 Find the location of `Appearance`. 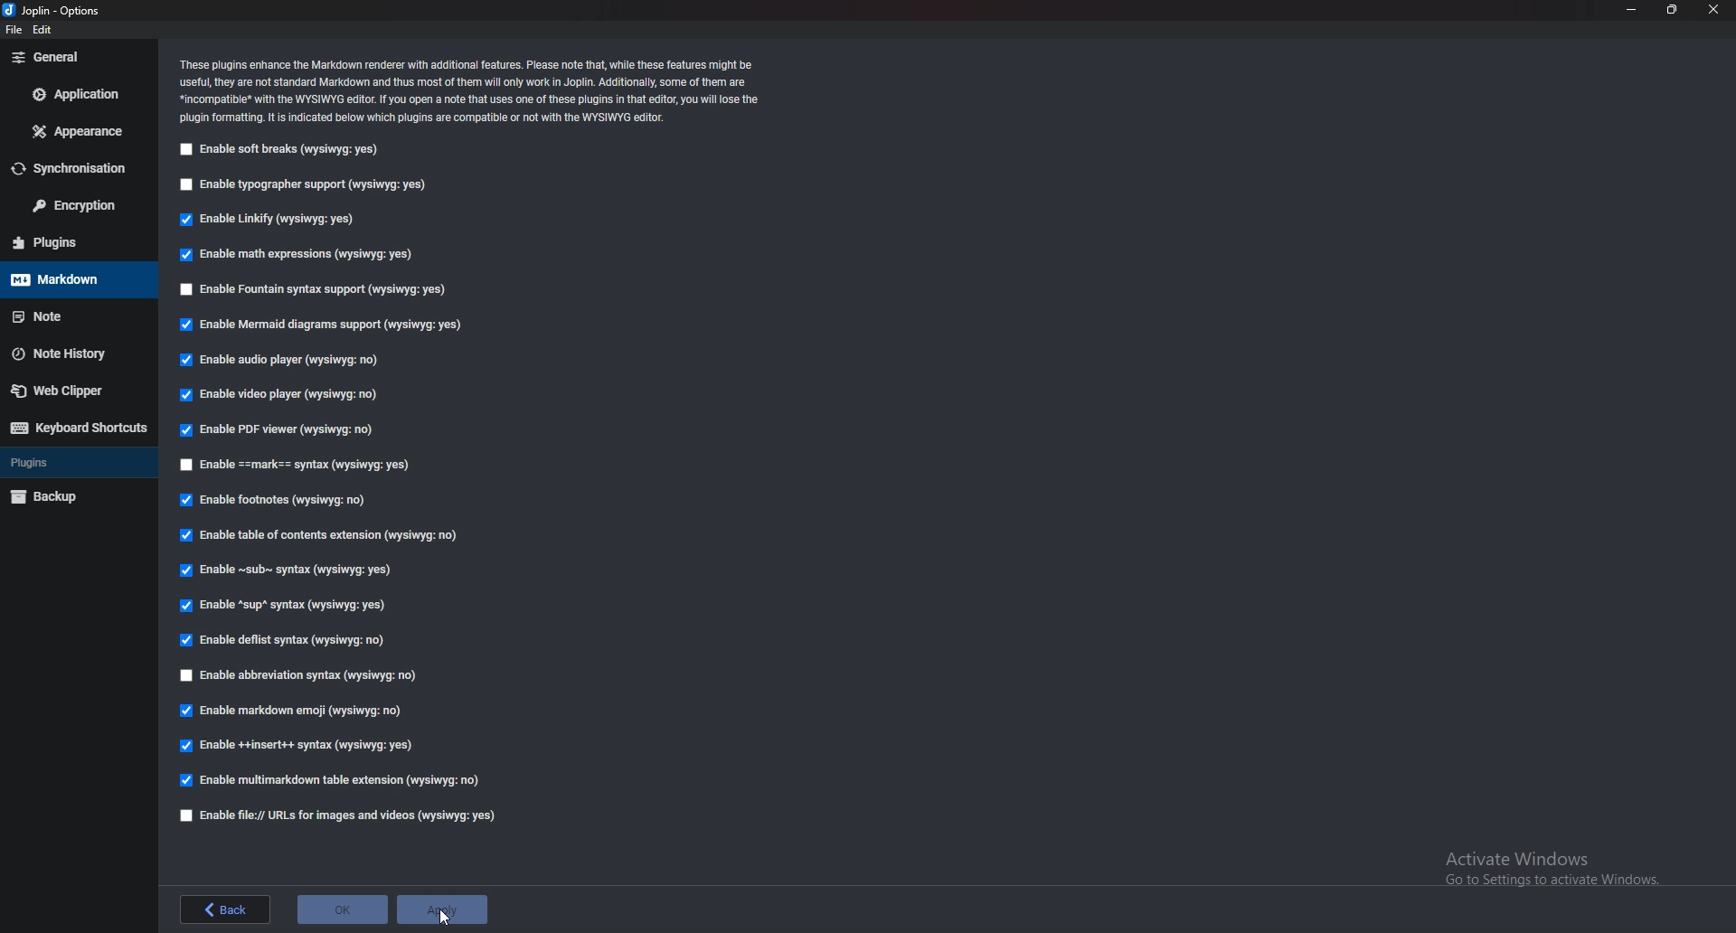

Appearance is located at coordinates (76, 133).